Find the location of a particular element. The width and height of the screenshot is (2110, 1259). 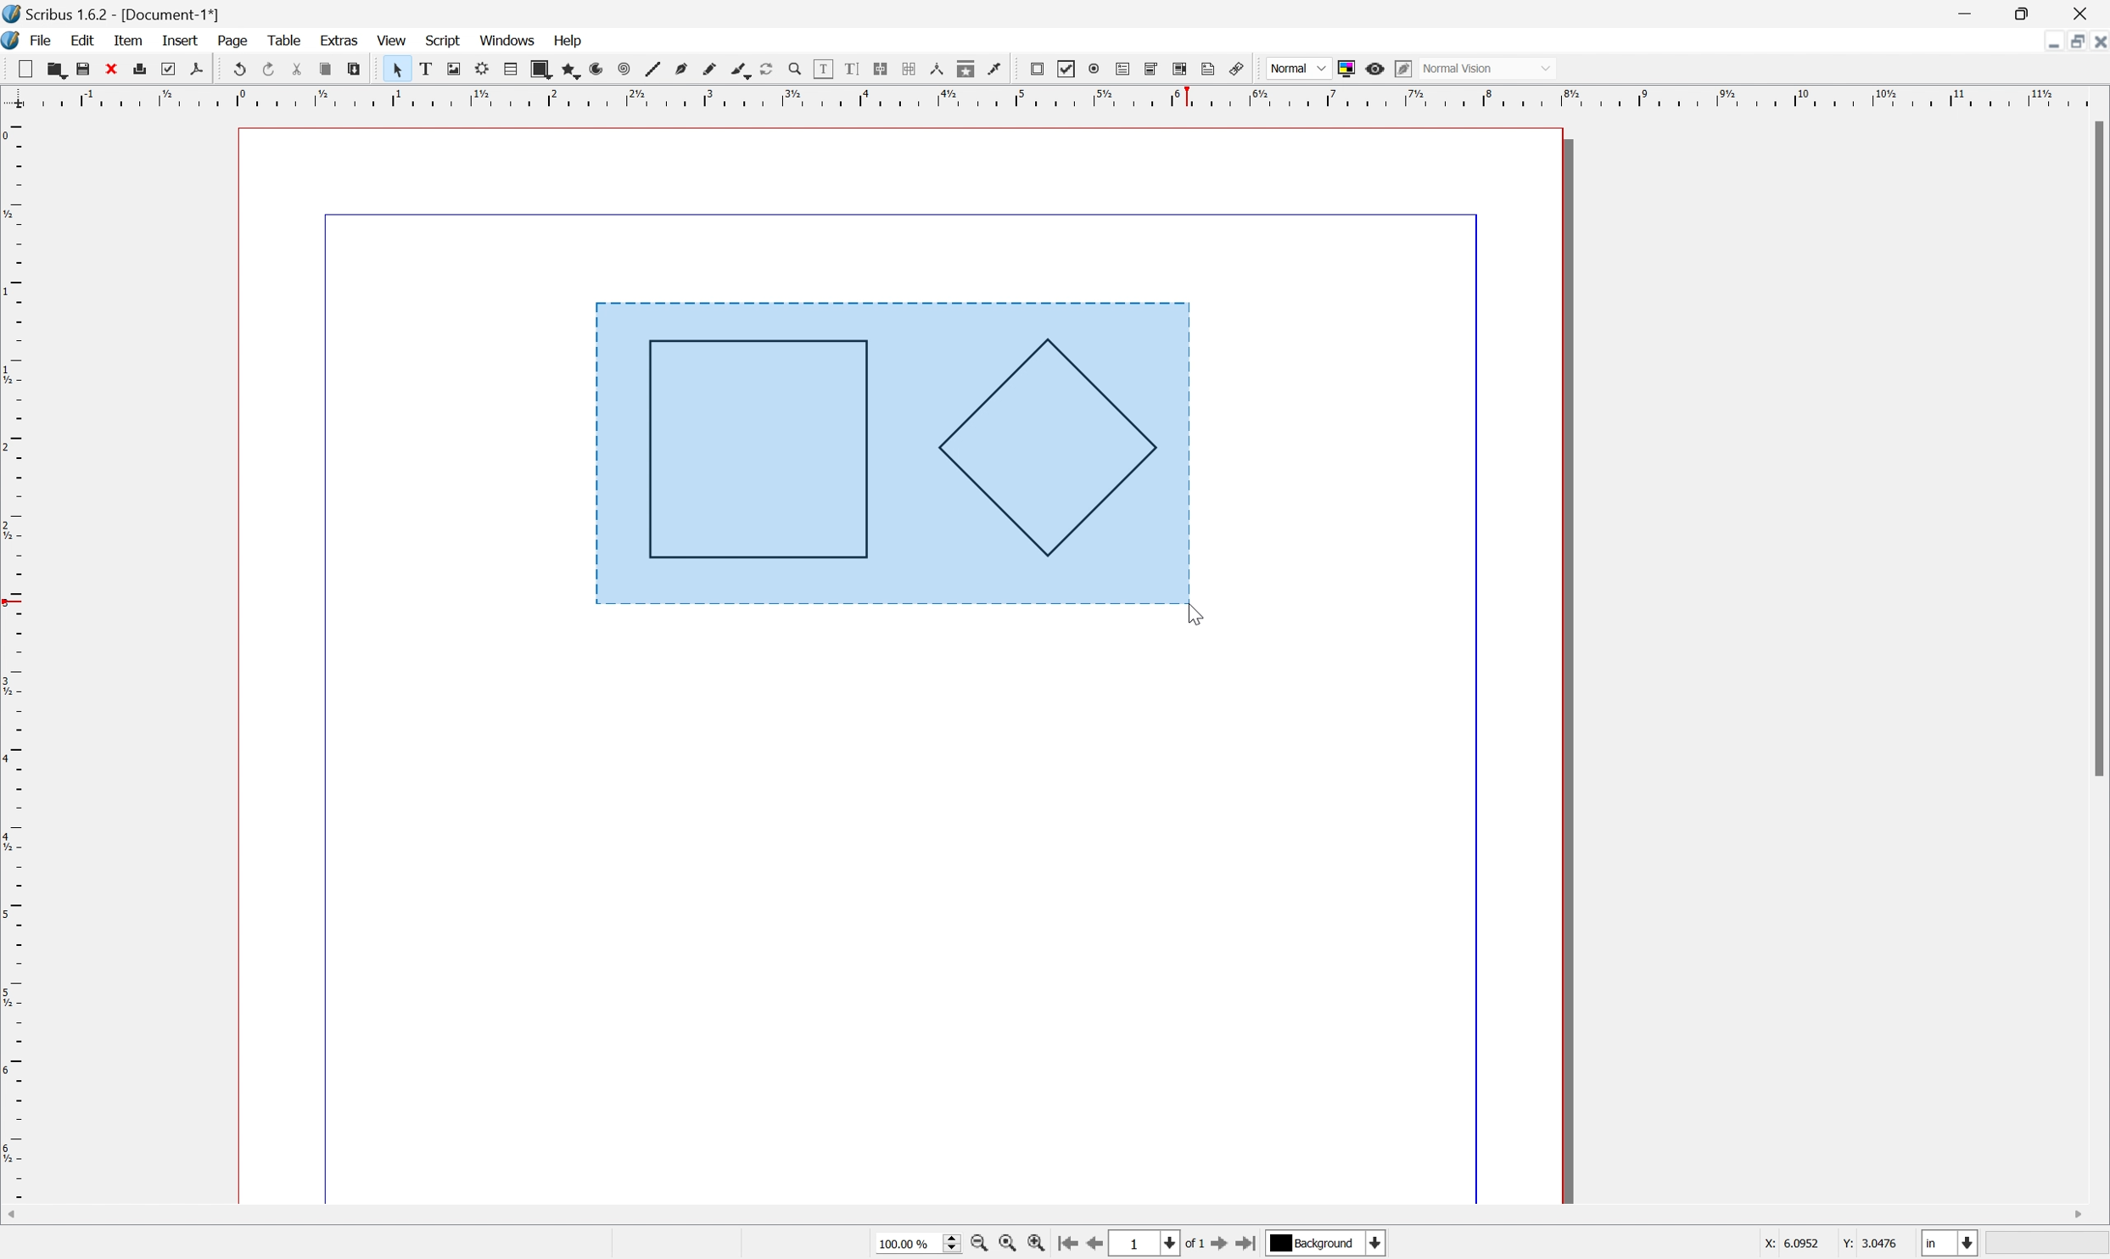

Select current page is located at coordinates (1156, 1245).